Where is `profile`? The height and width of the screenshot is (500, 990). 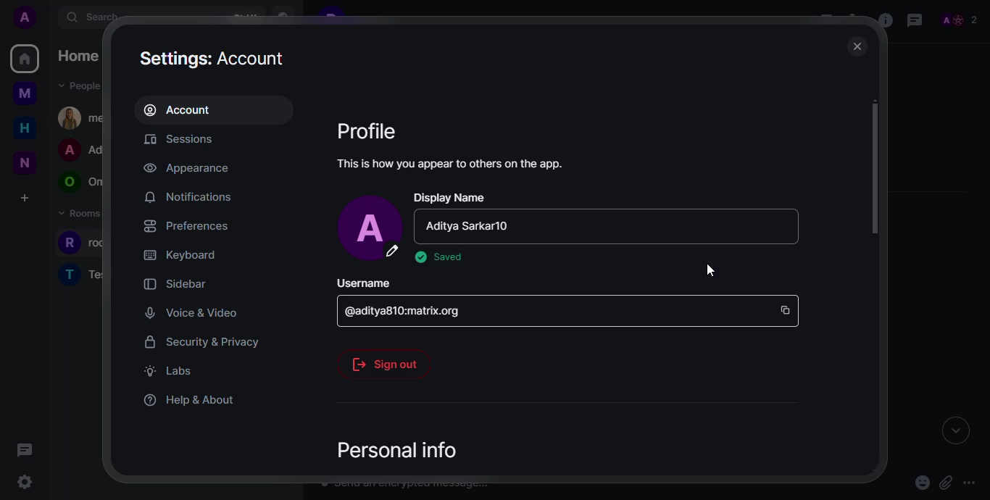
profile is located at coordinates (368, 130).